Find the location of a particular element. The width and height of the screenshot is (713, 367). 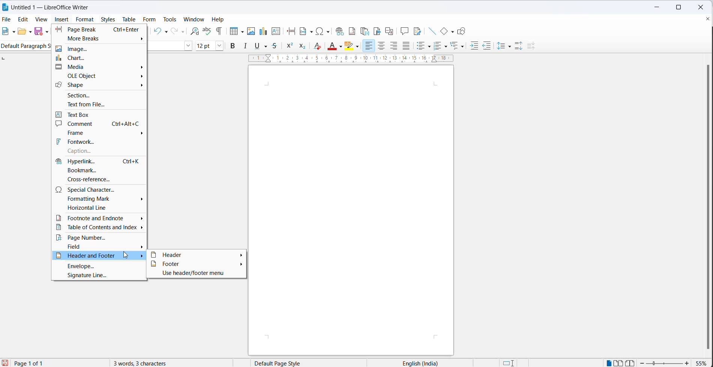

font size is located at coordinates (205, 46).